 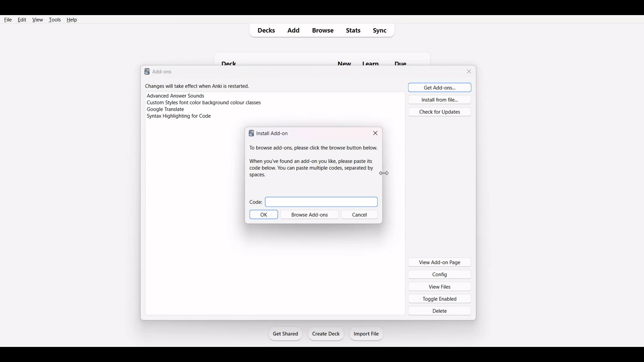 What do you see at coordinates (285, 333) in the screenshot?
I see `Get Started` at bounding box center [285, 333].